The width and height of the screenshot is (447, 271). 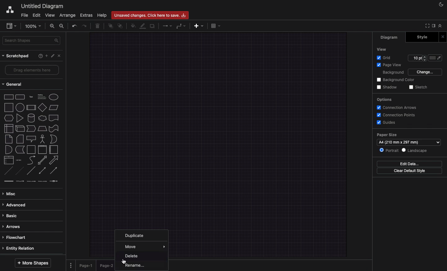 I want to click on Table, so click(x=217, y=26).